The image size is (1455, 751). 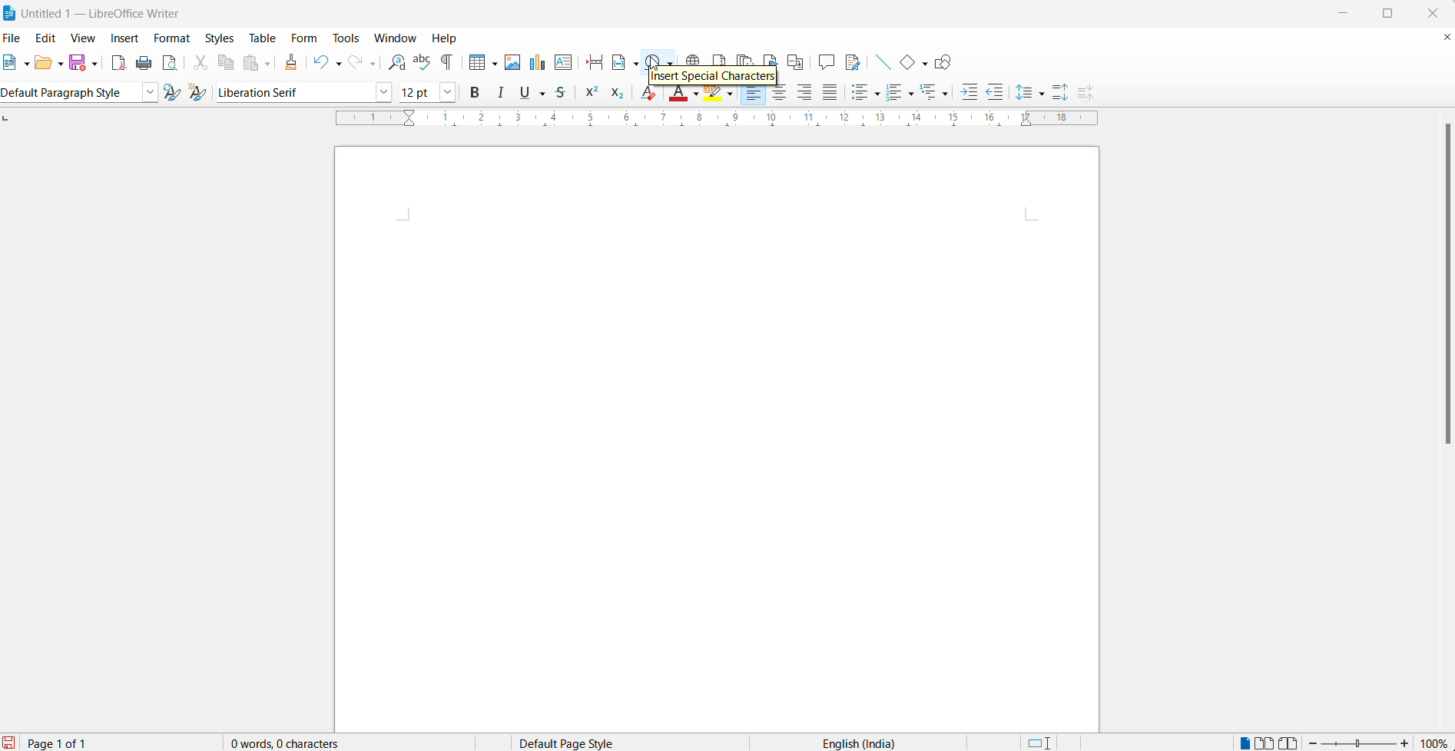 I want to click on close, so click(x=1438, y=12).